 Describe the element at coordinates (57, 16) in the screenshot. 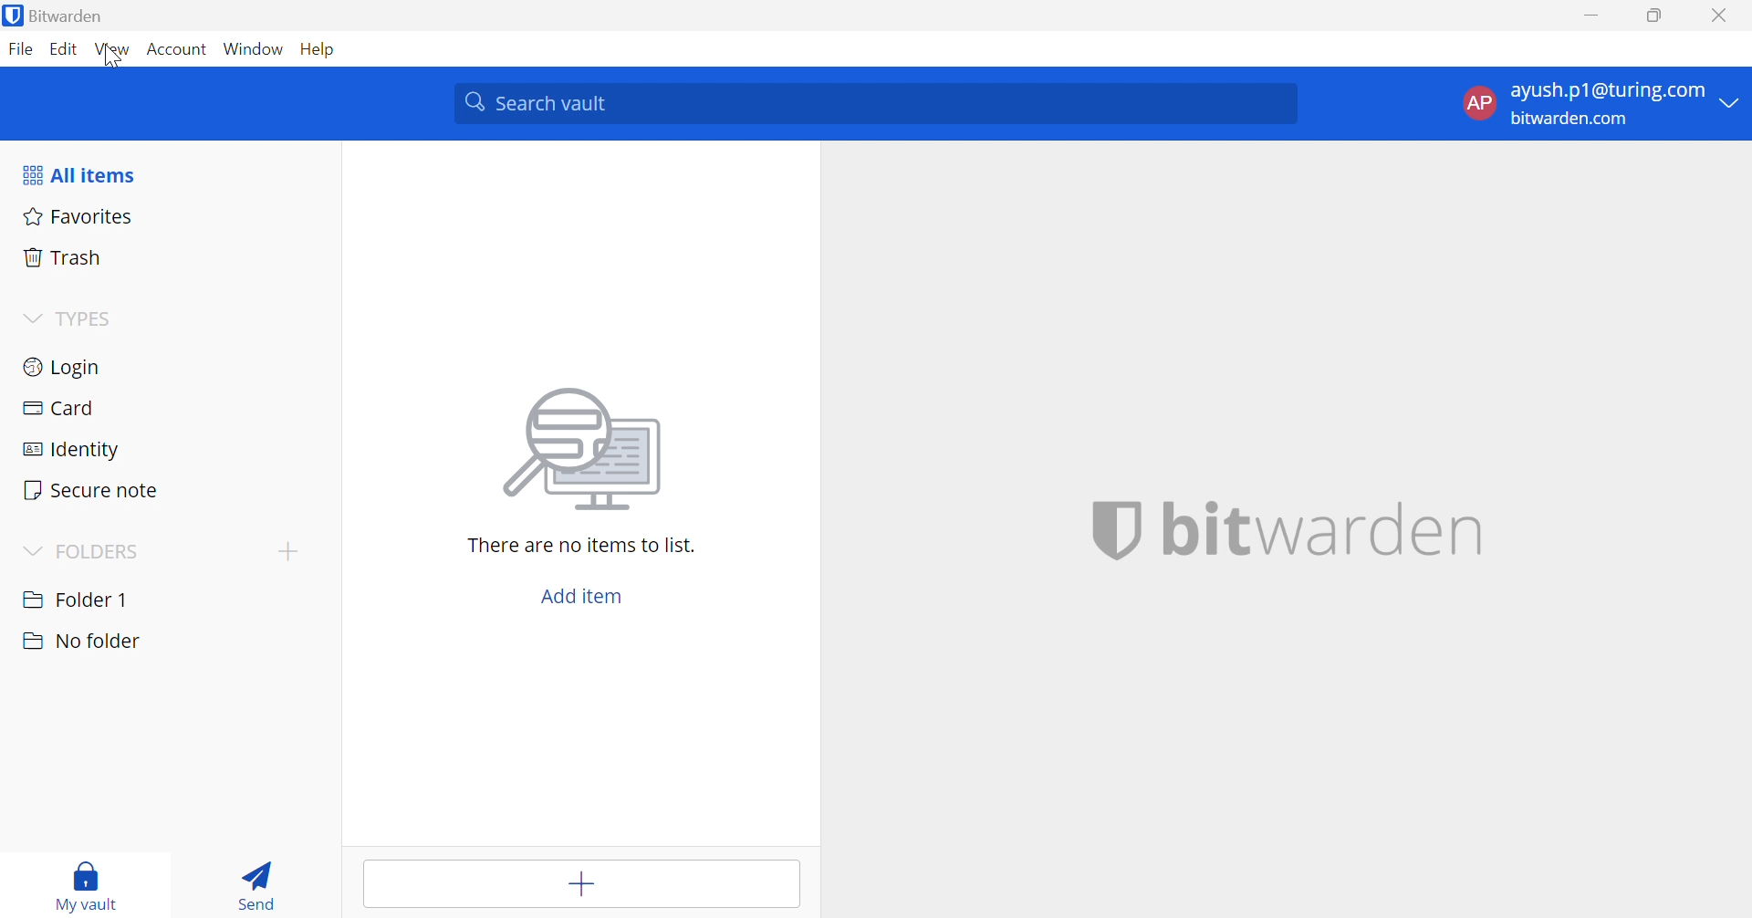

I see `Bitwarden` at that location.